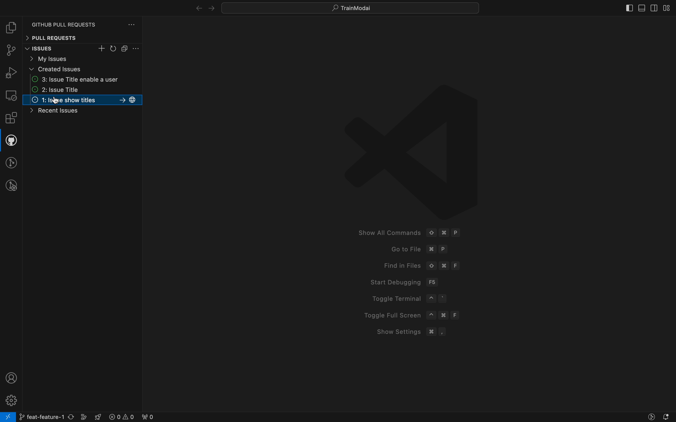 The width and height of the screenshot is (676, 422). What do you see at coordinates (10, 399) in the screenshot?
I see `settings` at bounding box center [10, 399].